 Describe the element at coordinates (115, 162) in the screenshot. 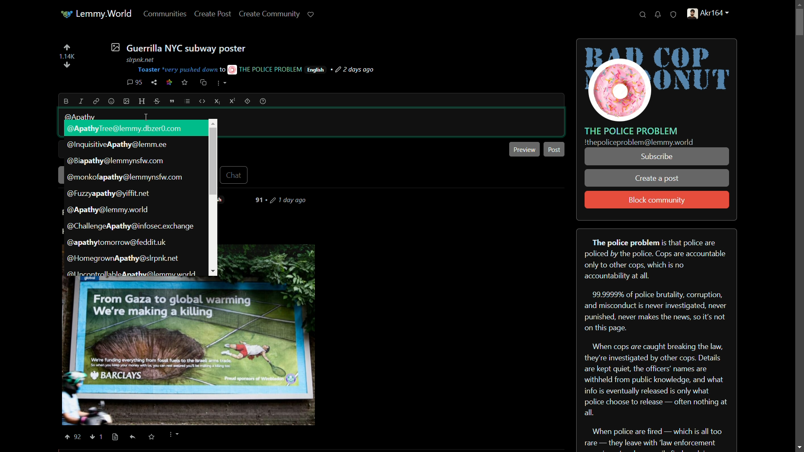

I see `suggestion-3` at that location.